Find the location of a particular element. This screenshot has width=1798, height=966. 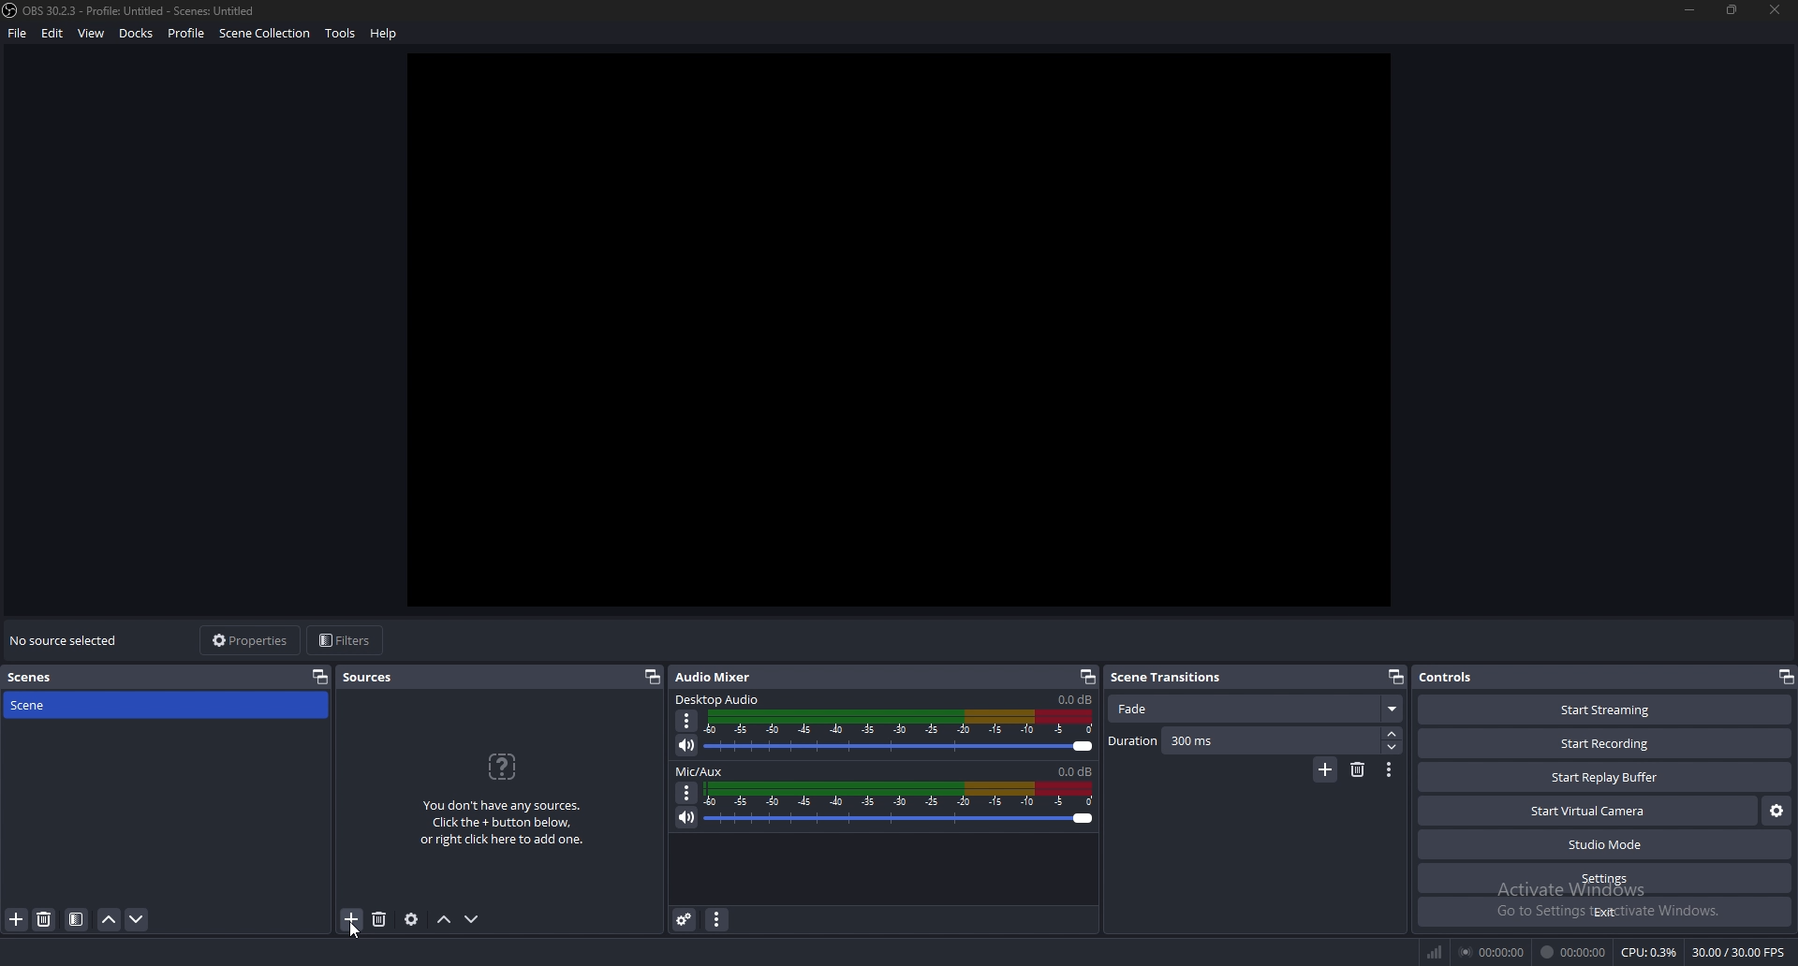

info is located at coordinates (502, 798).